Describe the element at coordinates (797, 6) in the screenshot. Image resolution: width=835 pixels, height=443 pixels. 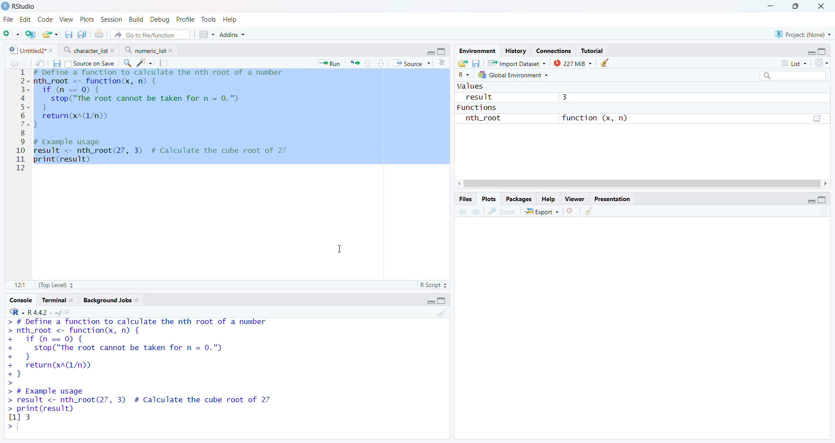
I see `Maximize` at that location.